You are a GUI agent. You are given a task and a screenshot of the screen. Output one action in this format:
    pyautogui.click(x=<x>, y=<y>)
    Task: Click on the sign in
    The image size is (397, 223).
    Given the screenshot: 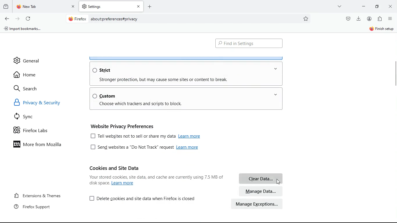 What is the action you would take?
    pyautogui.click(x=381, y=29)
    